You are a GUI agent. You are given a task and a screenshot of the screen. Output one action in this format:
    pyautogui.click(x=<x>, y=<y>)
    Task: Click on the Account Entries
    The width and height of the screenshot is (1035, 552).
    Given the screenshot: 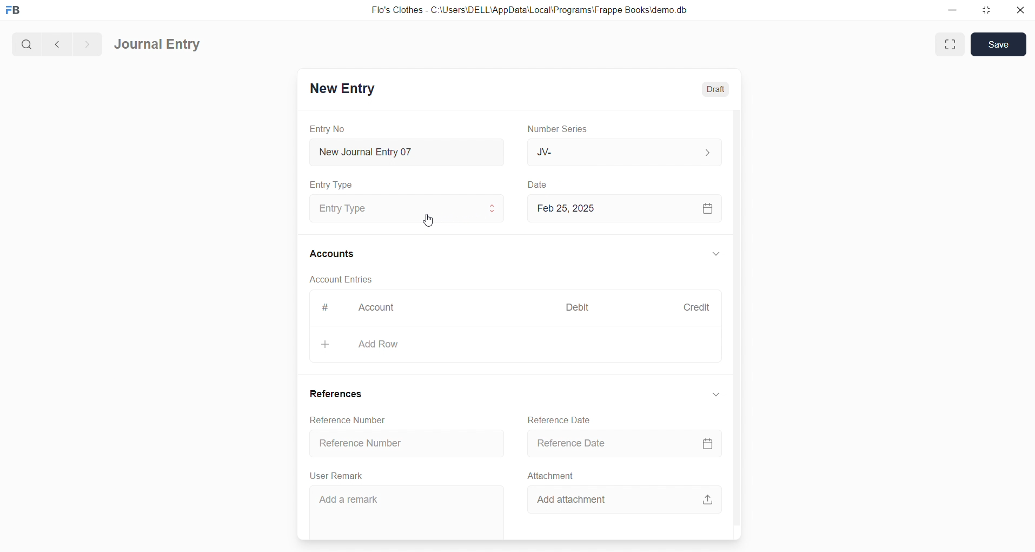 What is the action you would take?
    pyautogui.click(x=342, y=281)
    